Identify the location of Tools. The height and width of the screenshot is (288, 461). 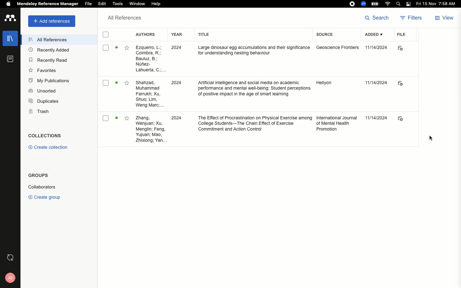
(118, 4).